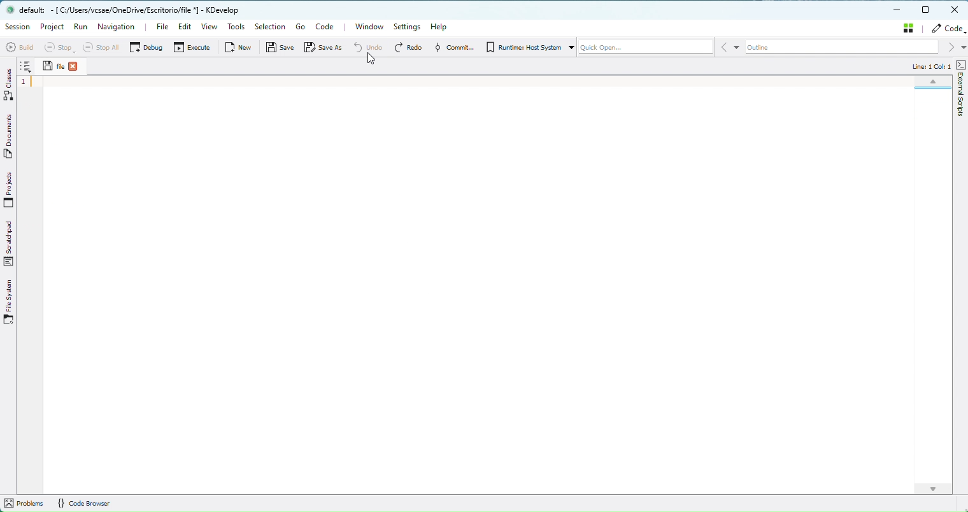 The image size is (968, 512). What do you see at coordinates (413, 49) in the screenshot?
I see `Redo` at bounding box center [413, 49].